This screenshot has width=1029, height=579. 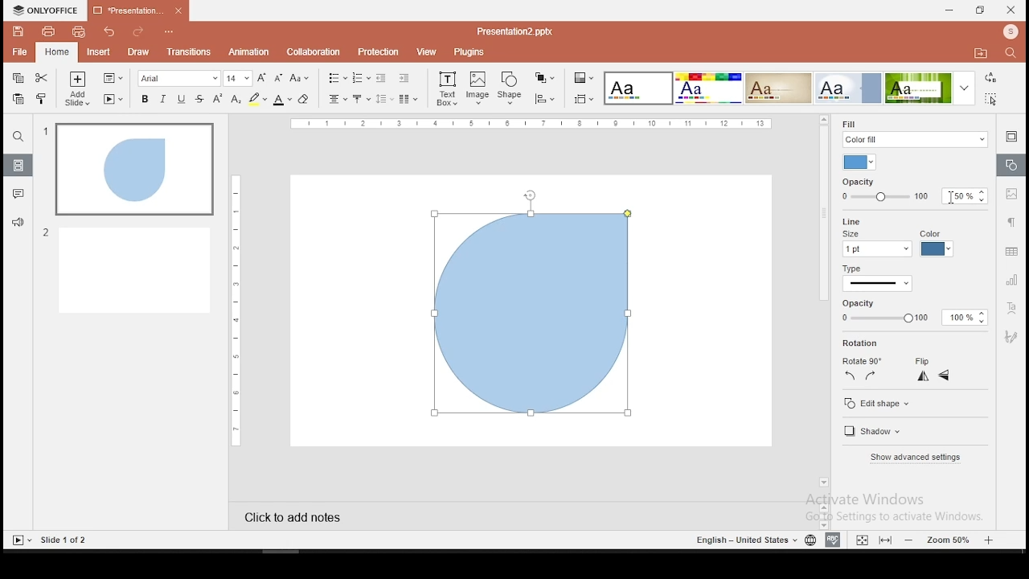 What do you see at coordinates (112, 78) in the screenshot?
I see `change slide layout` at bounding box center [112, 78].